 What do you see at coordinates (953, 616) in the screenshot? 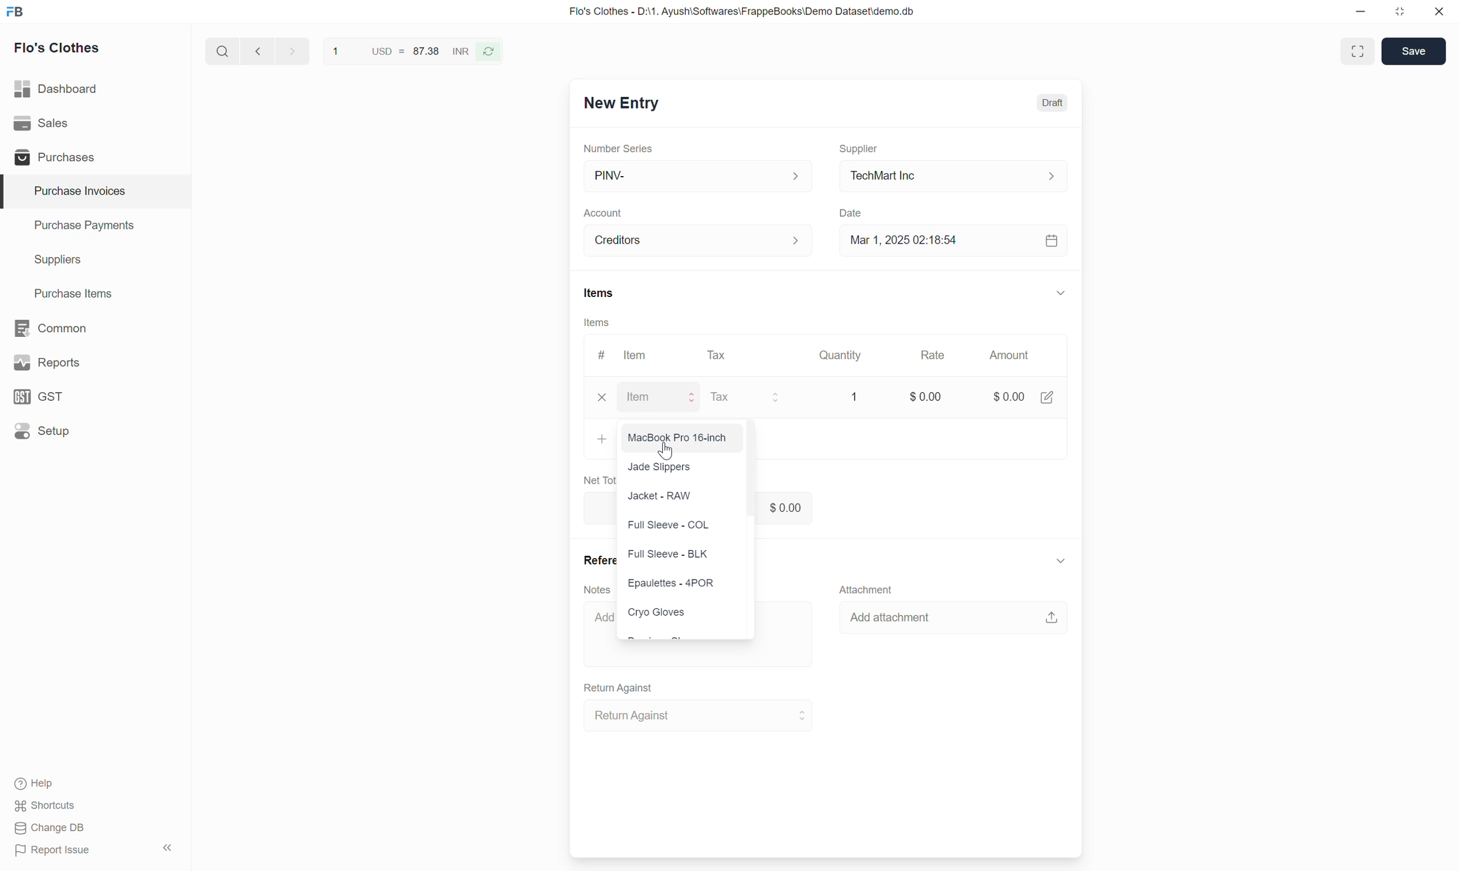
I see `Add attachment` at bounding box center [953, 616].